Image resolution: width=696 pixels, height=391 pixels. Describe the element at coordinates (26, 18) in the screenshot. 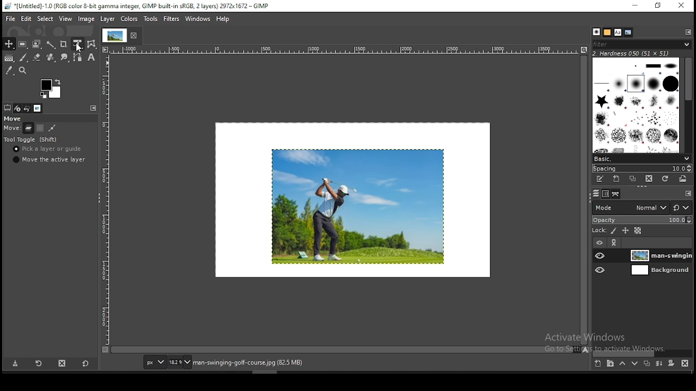

I see `edit` at that location.